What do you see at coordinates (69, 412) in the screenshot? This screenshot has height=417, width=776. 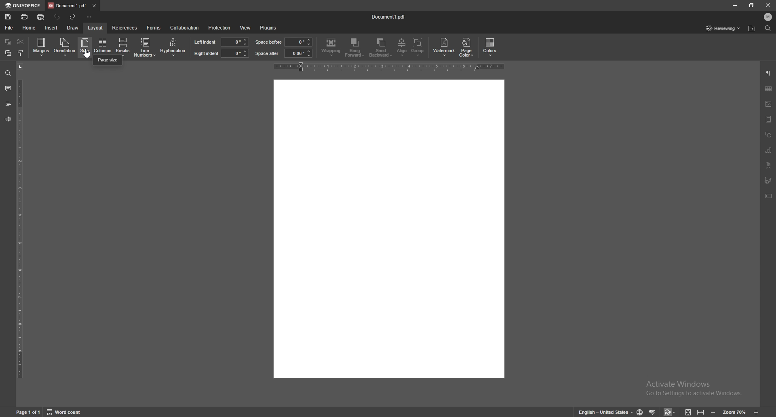 I see `Word count` at bounding box center [69, 412].